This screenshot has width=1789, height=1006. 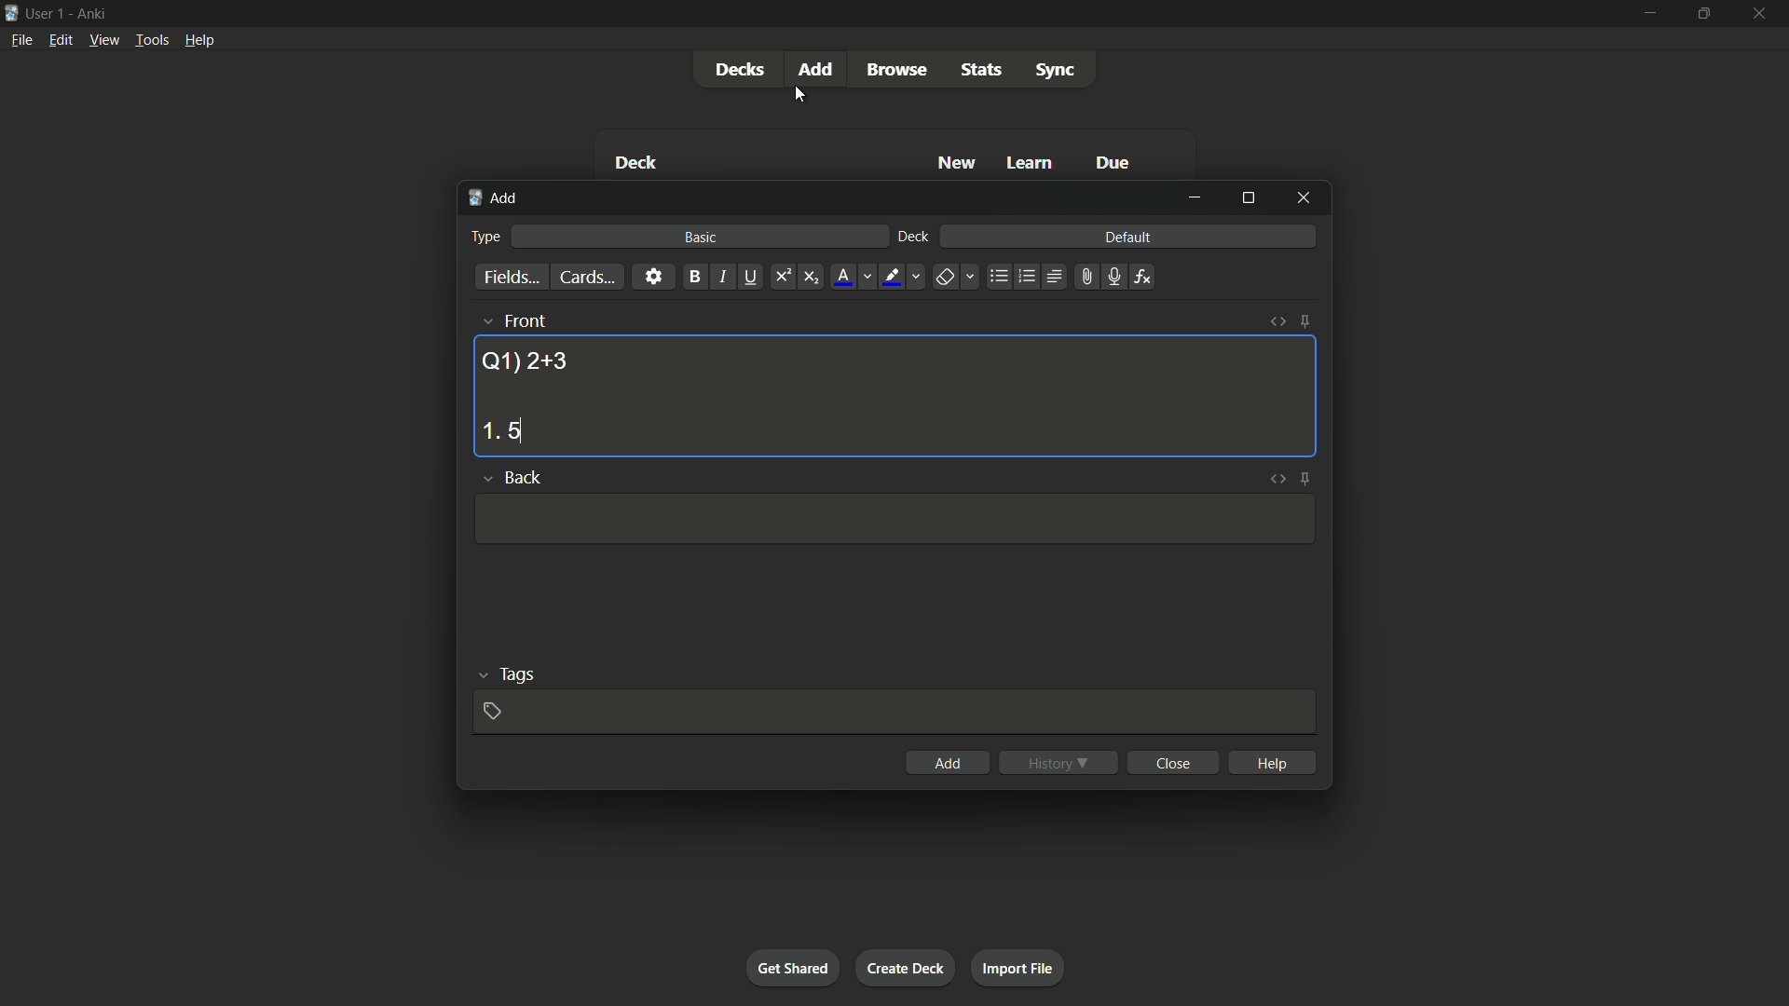 What do you see at coordinates (1278, 321) in the screenshot?
I see `toggle html editor` at bounding box center [1278, 321].